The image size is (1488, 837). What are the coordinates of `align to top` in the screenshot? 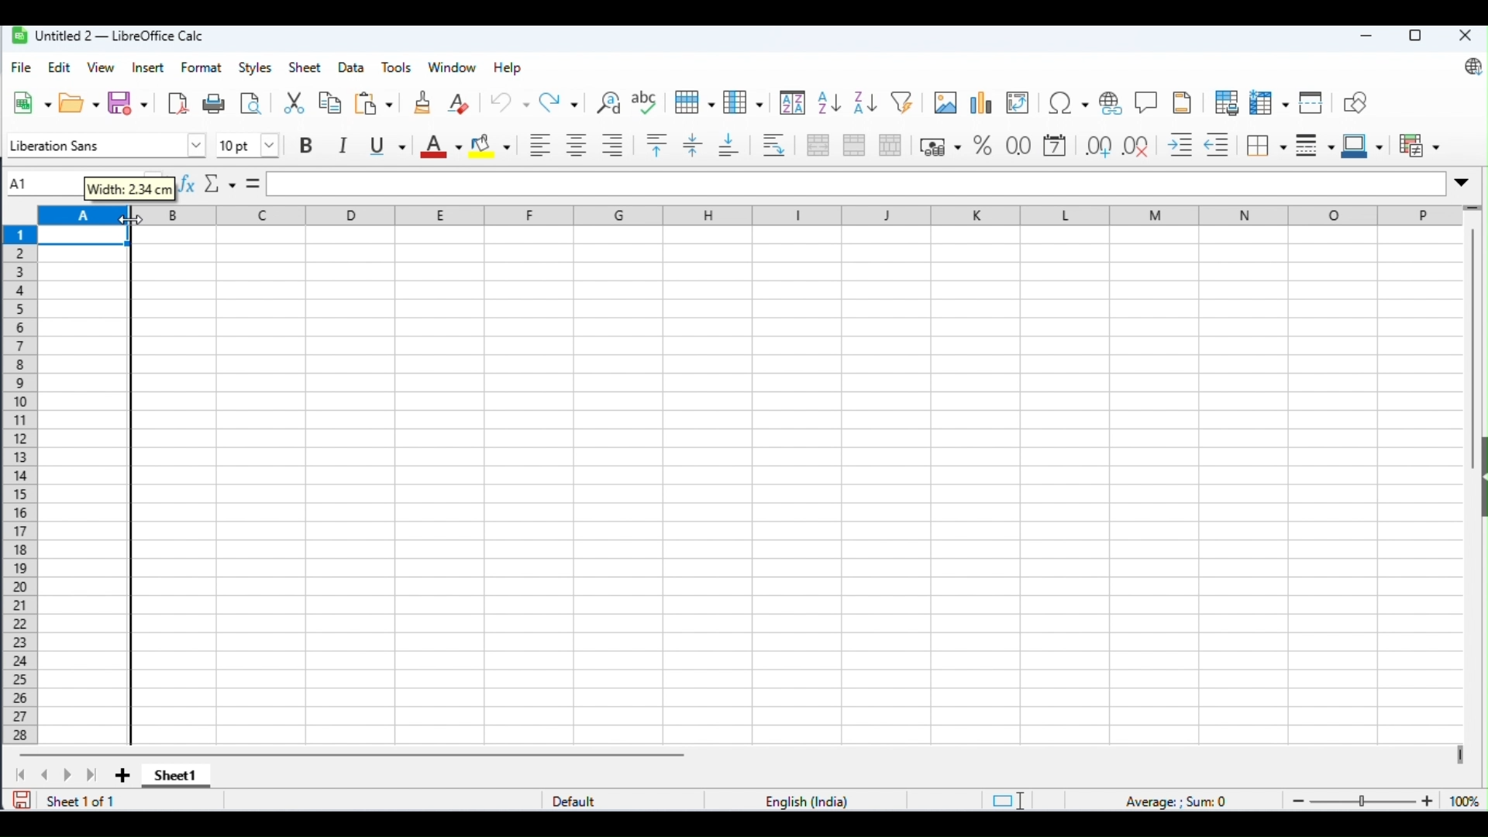 It's located at (657, 145).